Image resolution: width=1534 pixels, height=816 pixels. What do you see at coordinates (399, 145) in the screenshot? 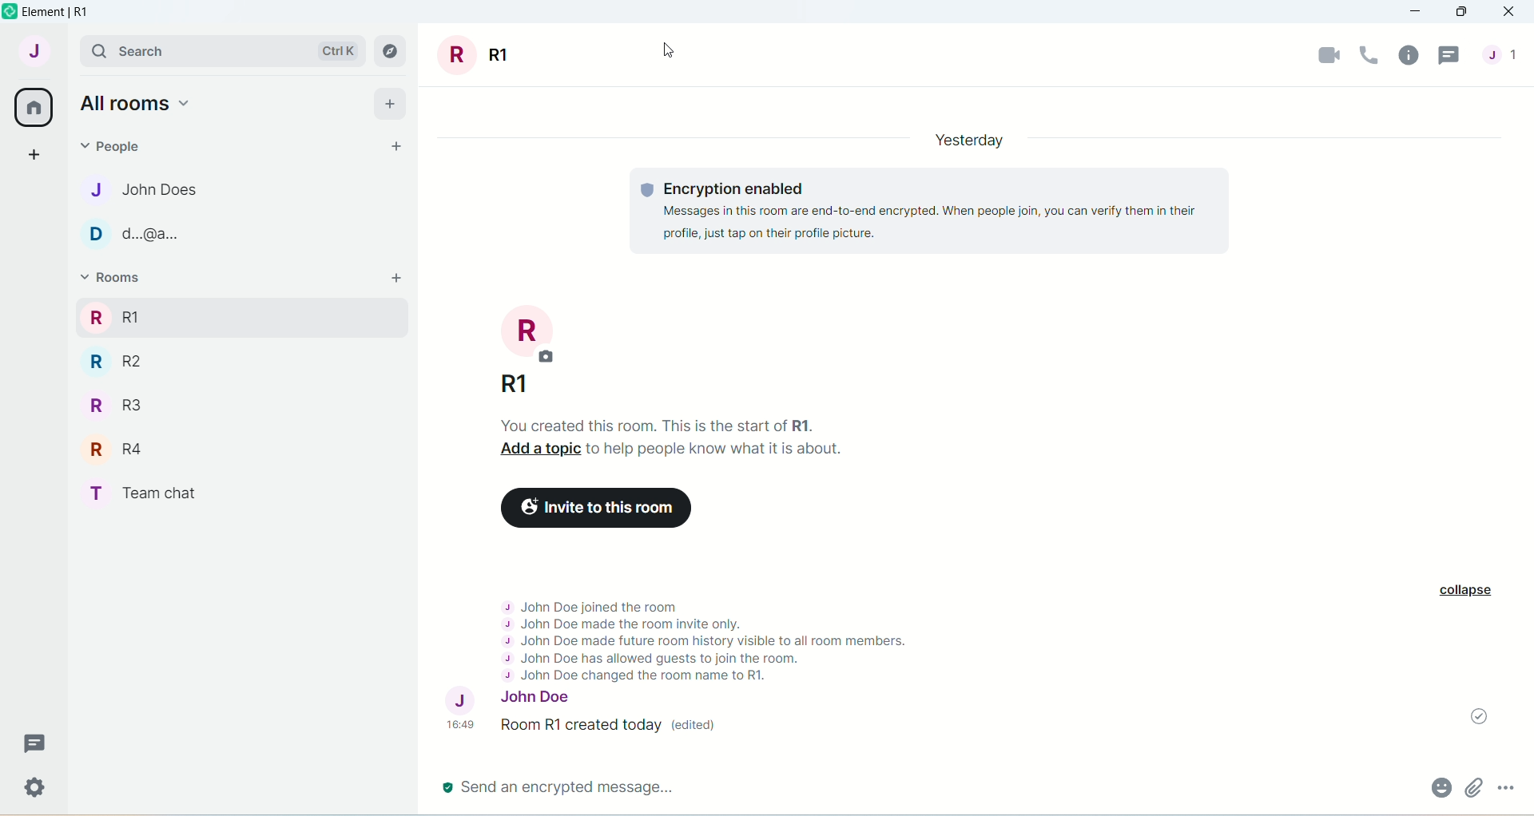
I see `start chat` at bounding box center [399, 145].